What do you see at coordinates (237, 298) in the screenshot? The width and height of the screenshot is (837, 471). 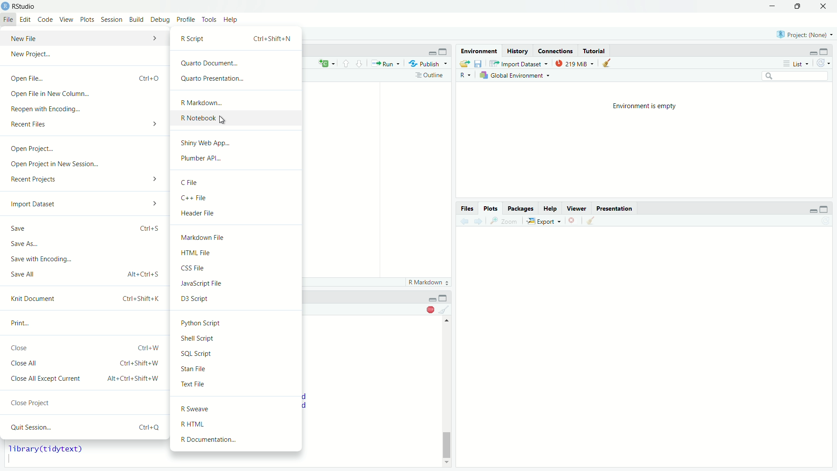 I see `D3 Script` at bounding box center [237, 298].